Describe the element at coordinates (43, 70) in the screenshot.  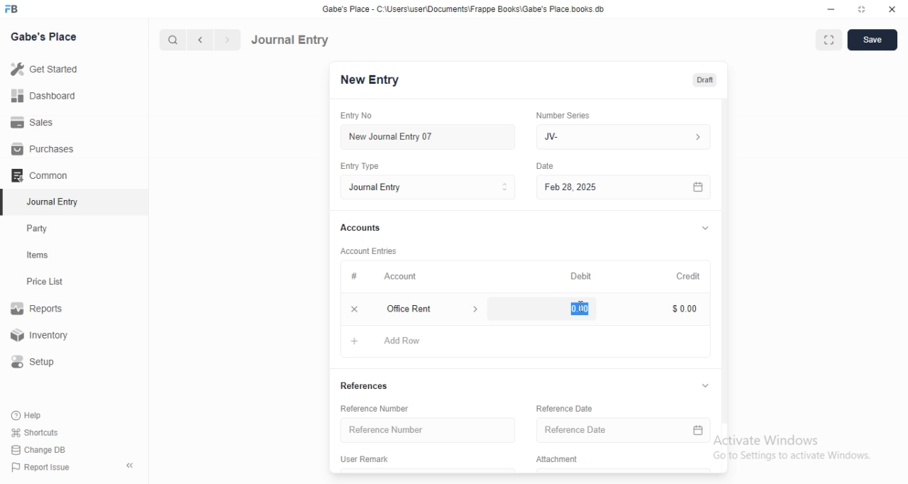
I see `Get Started` at that location.